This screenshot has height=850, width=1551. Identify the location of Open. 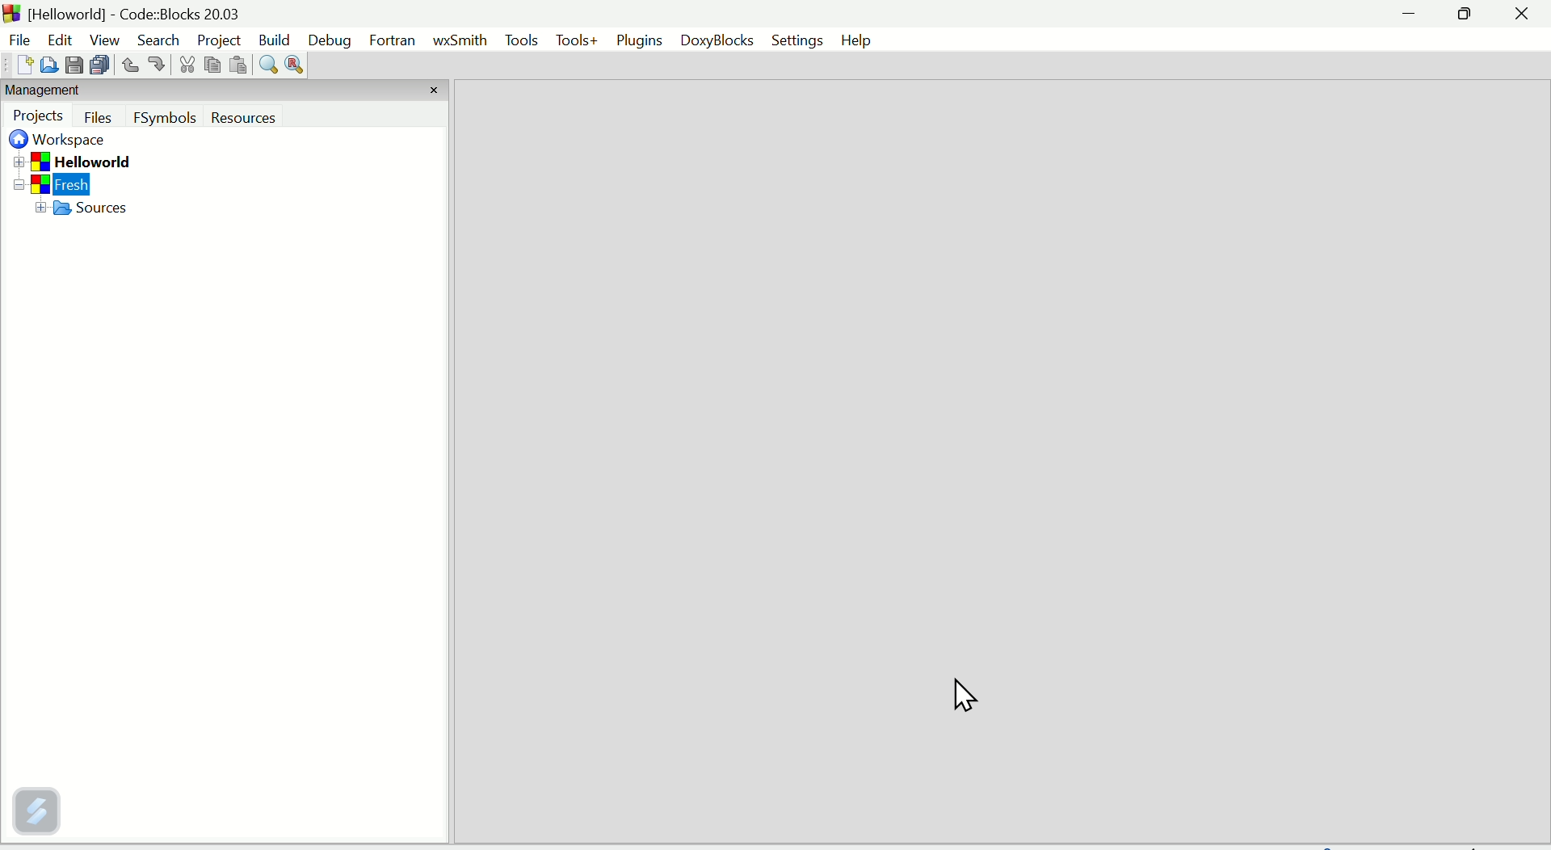
(48, 64).